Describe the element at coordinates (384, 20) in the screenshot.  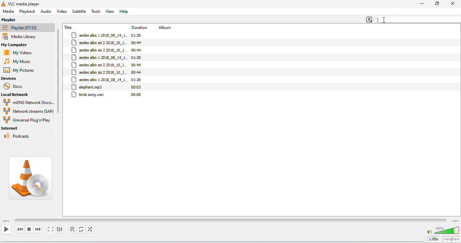
I see `Cursor Position` at that location.